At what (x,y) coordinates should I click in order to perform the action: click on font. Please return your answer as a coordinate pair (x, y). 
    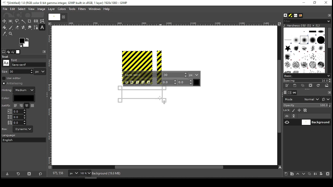
    Looking at the image, I should click on (295, 16).